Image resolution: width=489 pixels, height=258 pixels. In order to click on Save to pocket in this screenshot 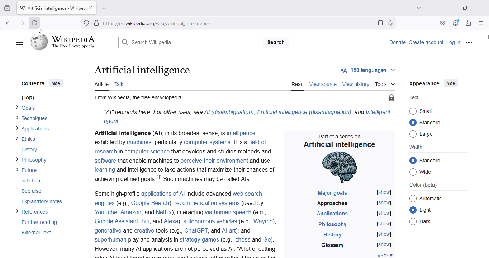, I will do `click(441, 23)`.